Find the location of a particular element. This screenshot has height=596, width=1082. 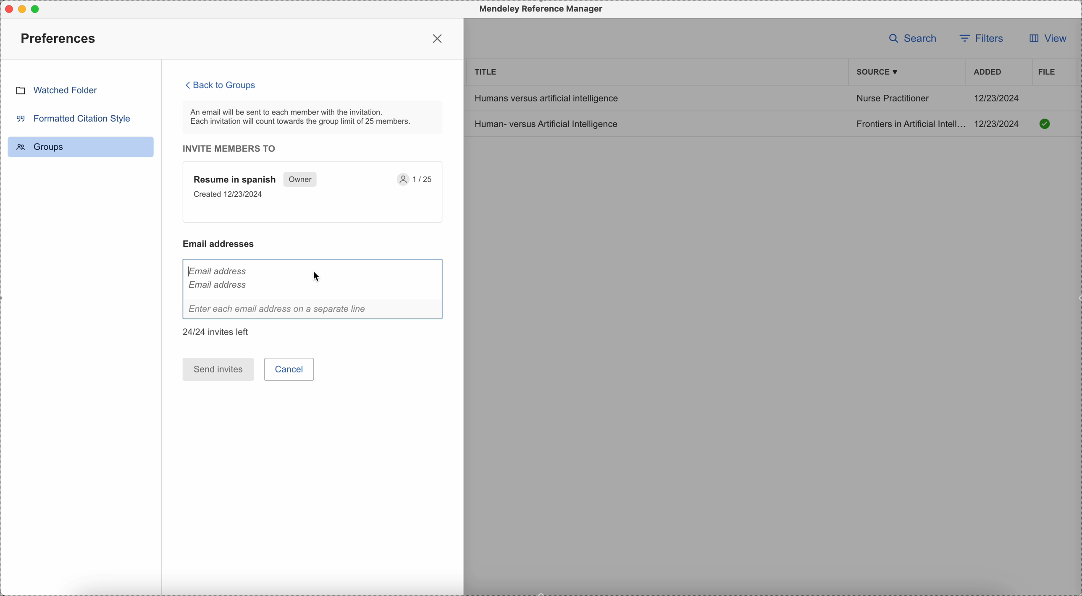

filters is located at coordinates (983, 37).